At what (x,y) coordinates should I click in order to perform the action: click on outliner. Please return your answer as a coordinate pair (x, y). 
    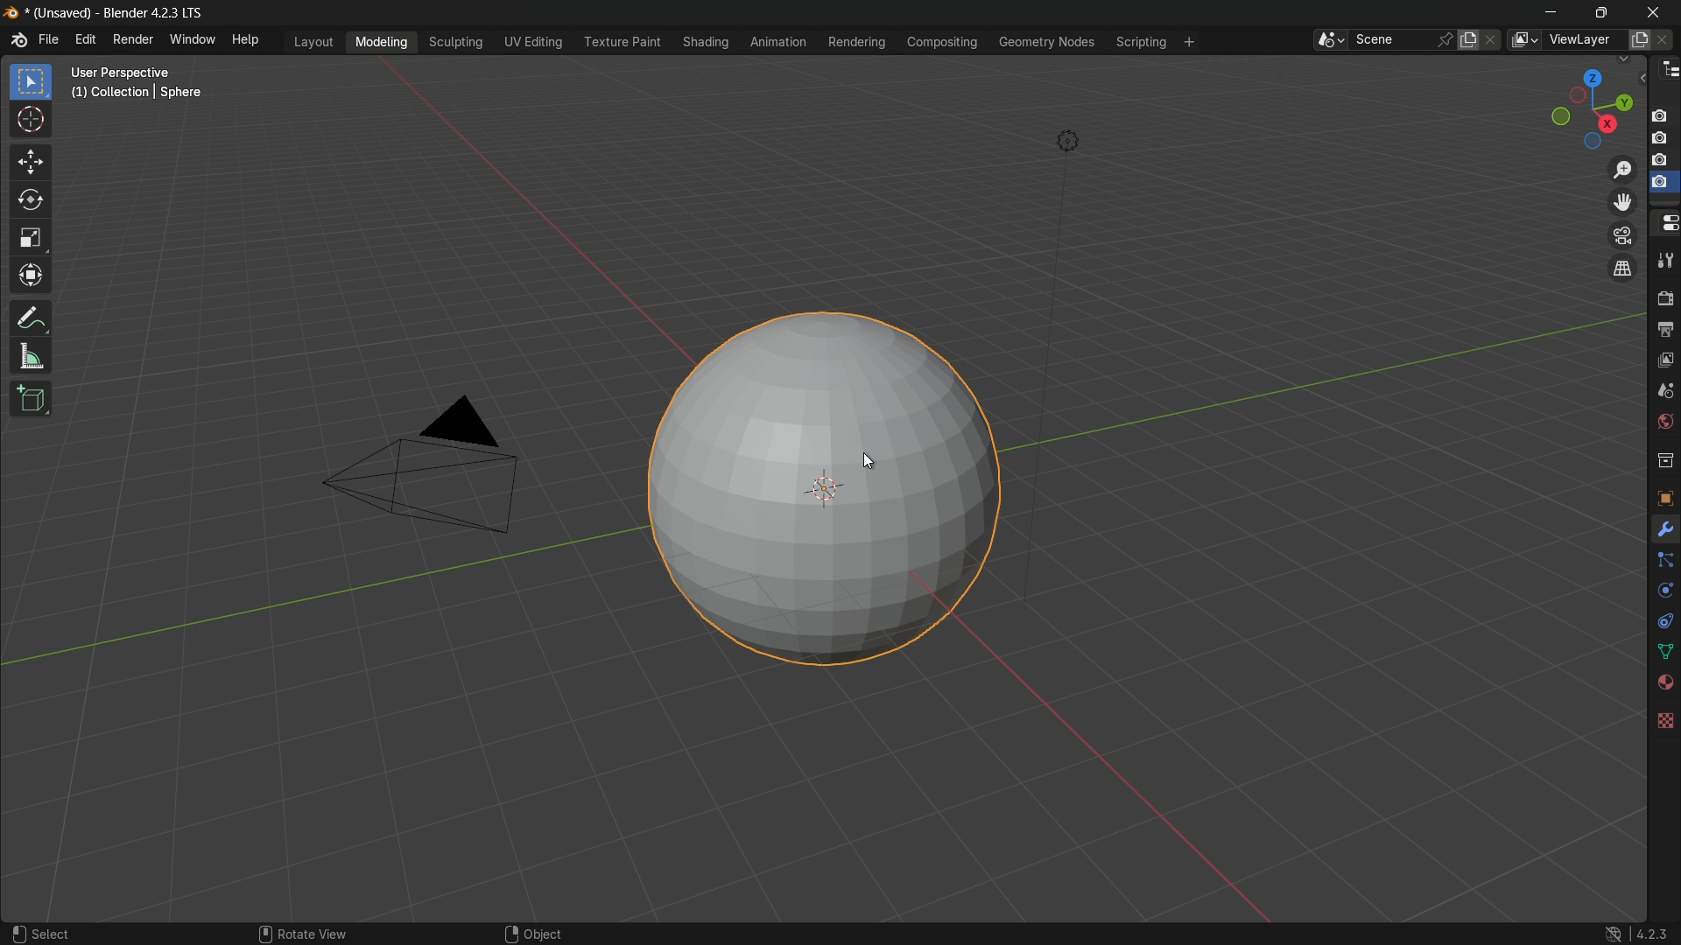
    Looking at the image, I should click on (1667, 73).